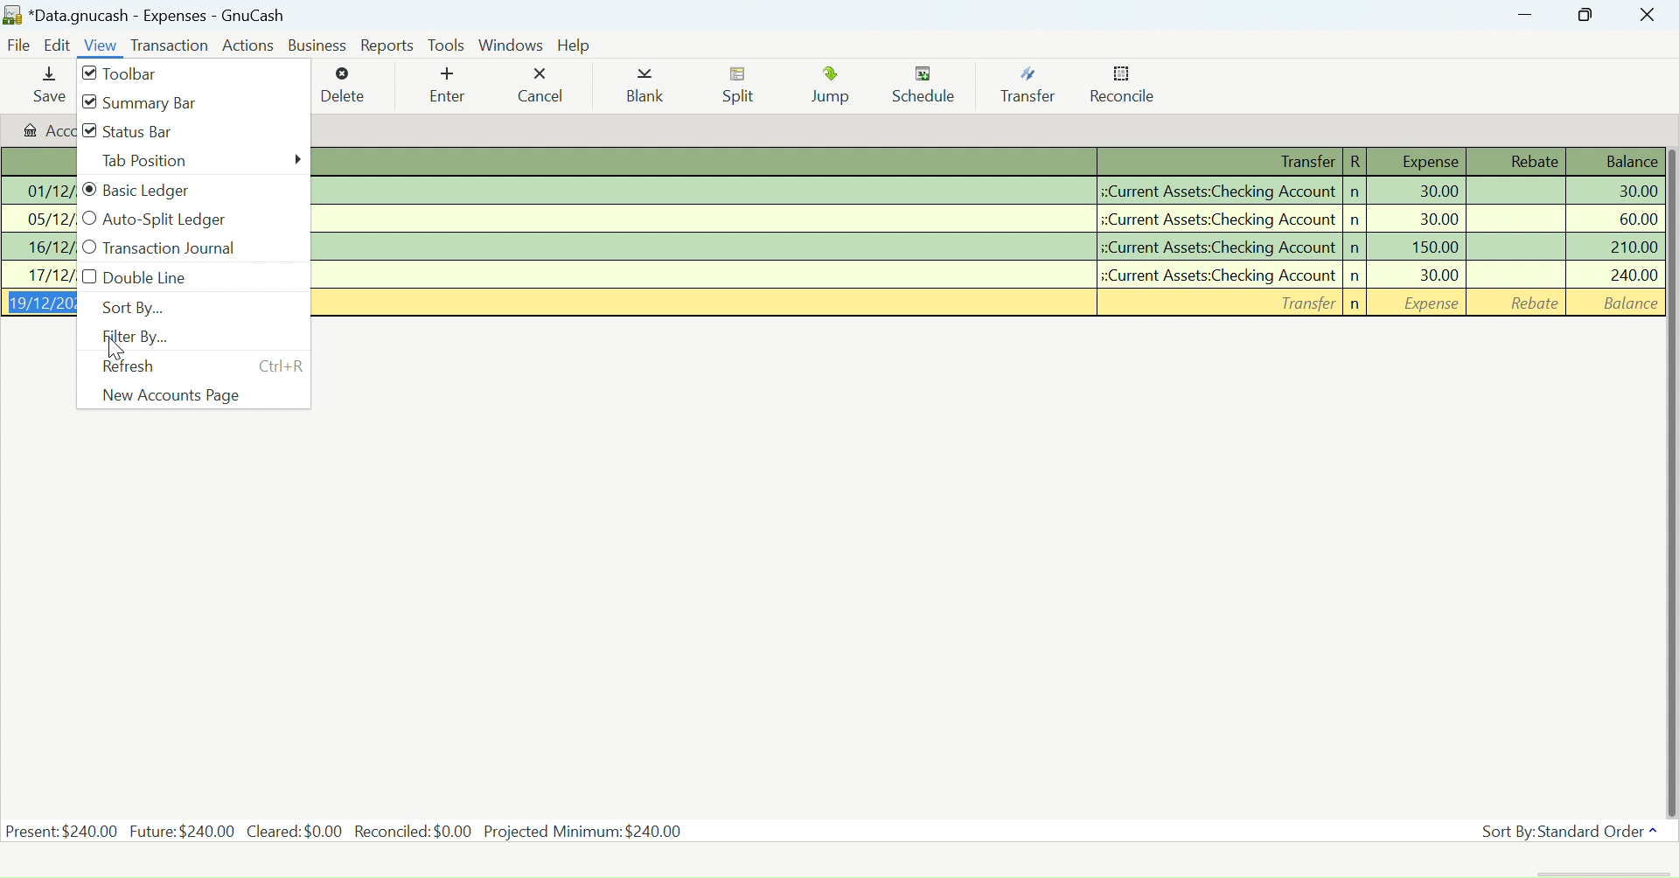 The width and height of the screenshot is (1679, 878). What do you see at coordinates (1034, 86) in the screenshot?
I see `Transfer` at bounding box center [1034, 86].